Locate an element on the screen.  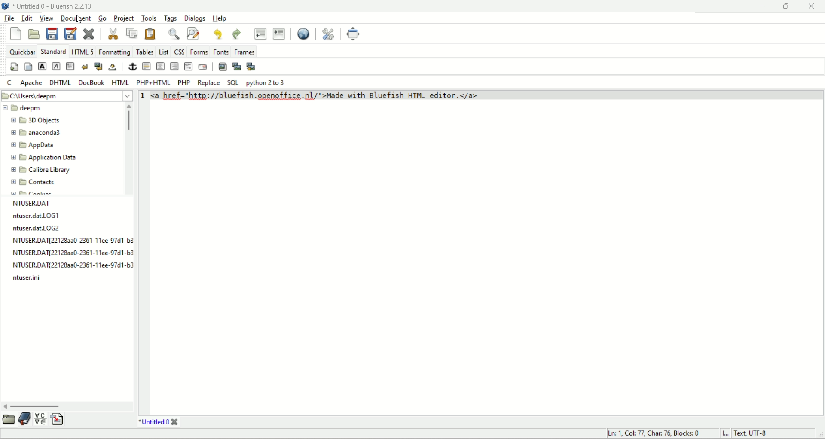
fonts is located at coordinates (220, 52).